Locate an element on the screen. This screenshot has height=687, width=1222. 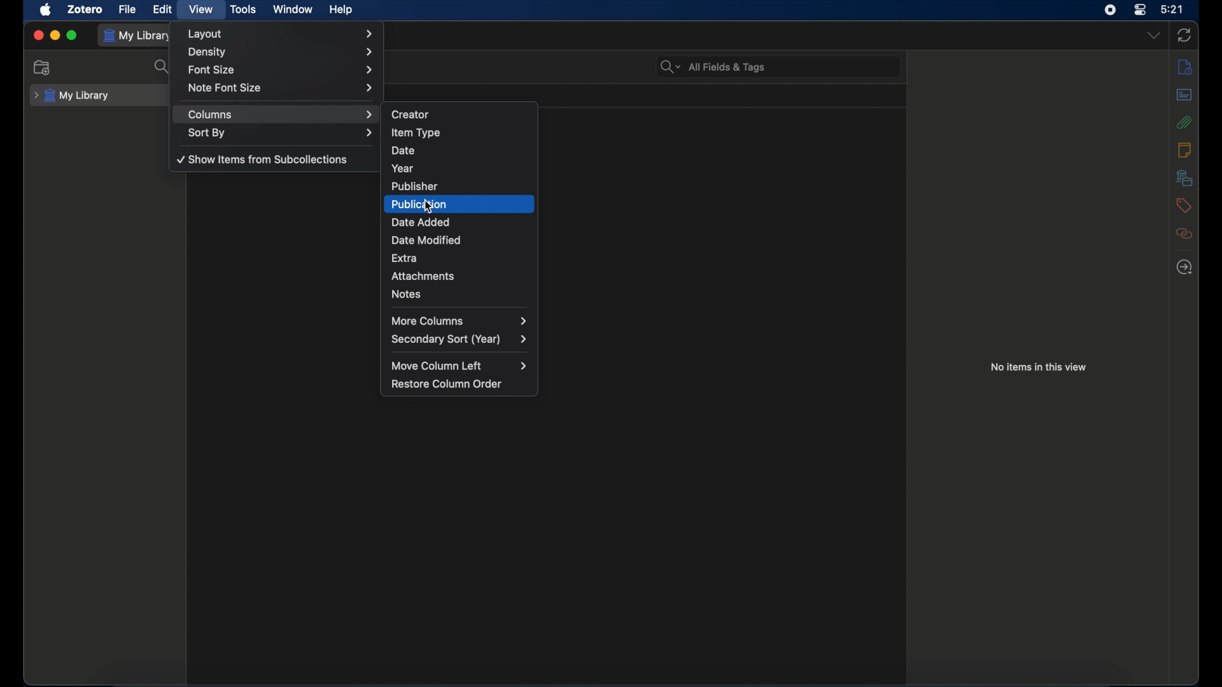
minimize is located at coordinates (55, 35).